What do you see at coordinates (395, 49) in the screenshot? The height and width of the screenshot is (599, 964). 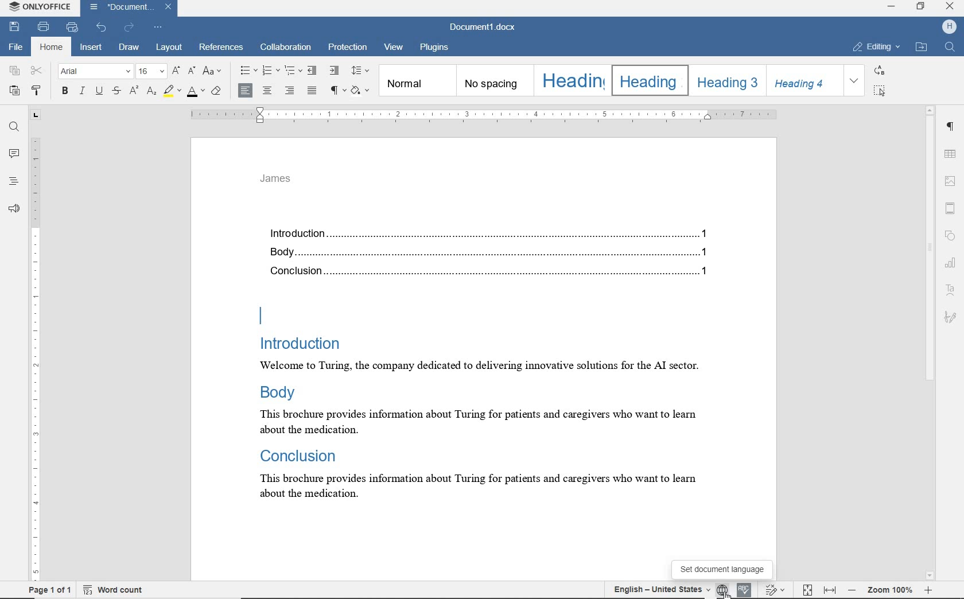 I see `view` at bounding box center [395, 49].